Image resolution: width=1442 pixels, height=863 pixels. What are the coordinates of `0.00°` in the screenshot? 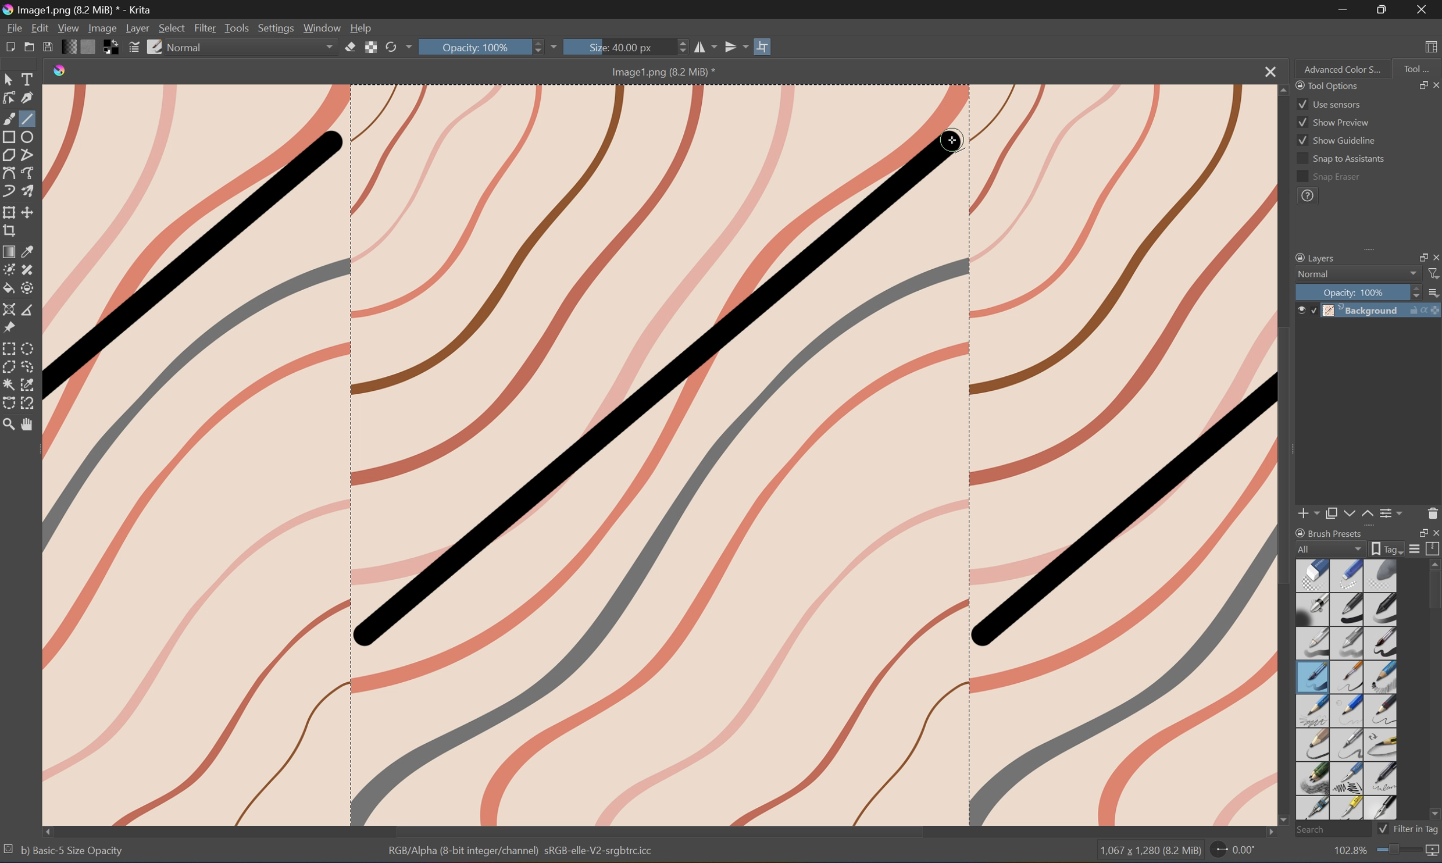 It's located at (1232, 852).